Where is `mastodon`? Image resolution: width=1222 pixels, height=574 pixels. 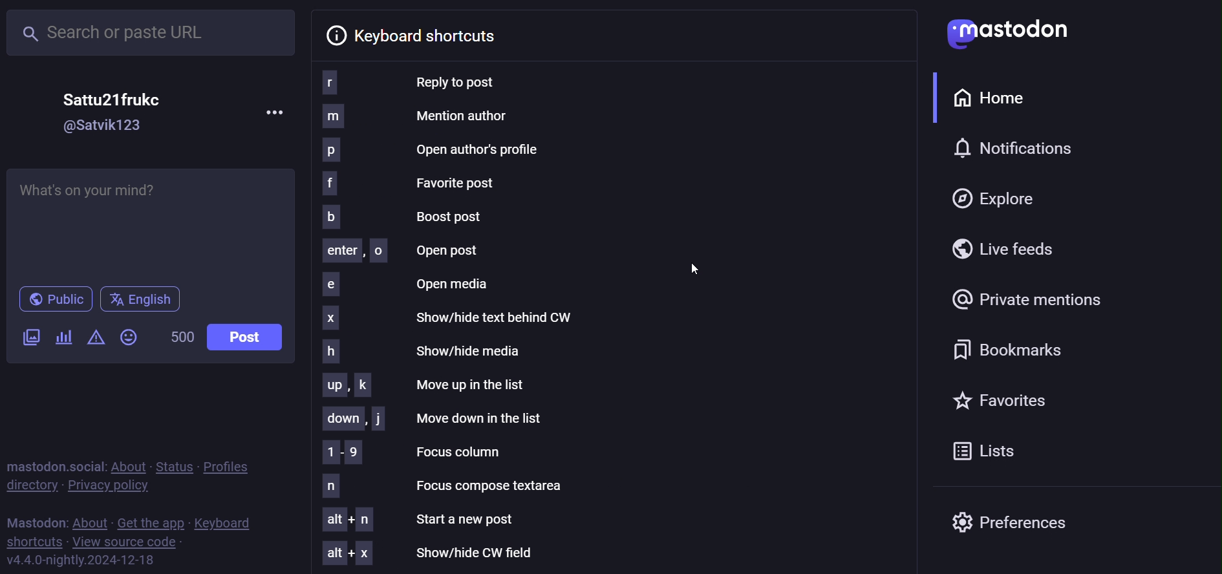
mastodon is located at coordinates (35, 518).